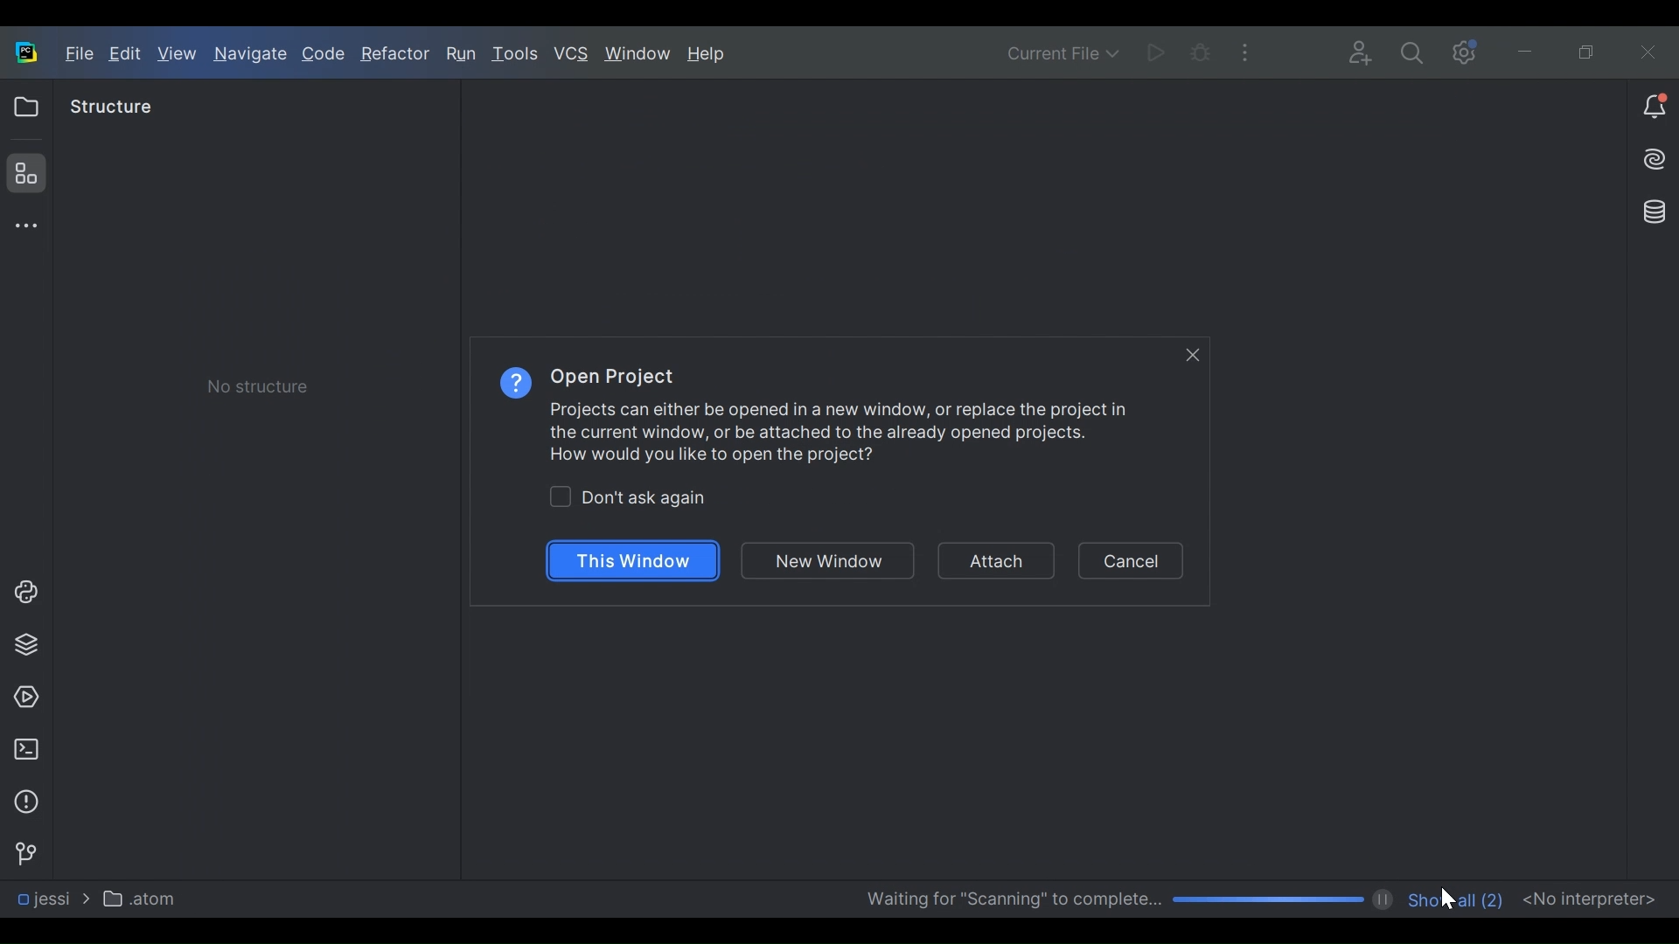  I want to click on Refractor, so click(394, 55).